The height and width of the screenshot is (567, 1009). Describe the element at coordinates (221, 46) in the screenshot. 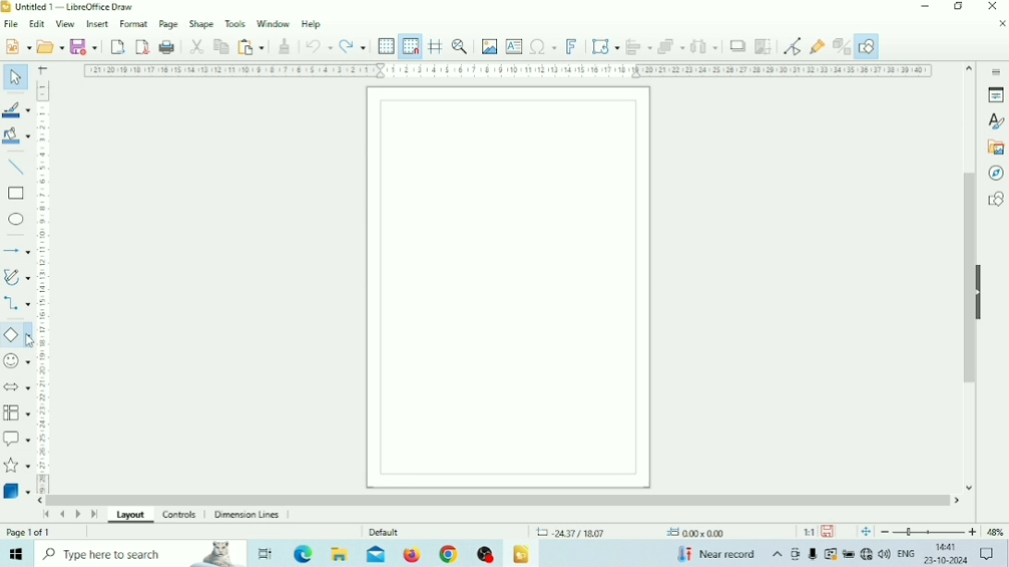

I see `Copy` at that location.